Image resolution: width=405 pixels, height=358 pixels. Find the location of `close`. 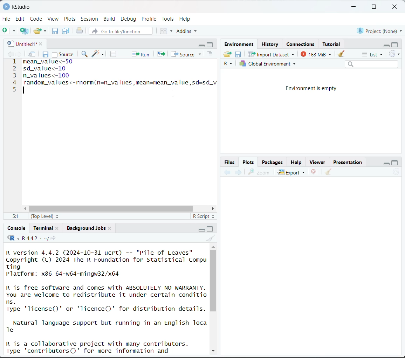

close is located at coordinates (39, 43).